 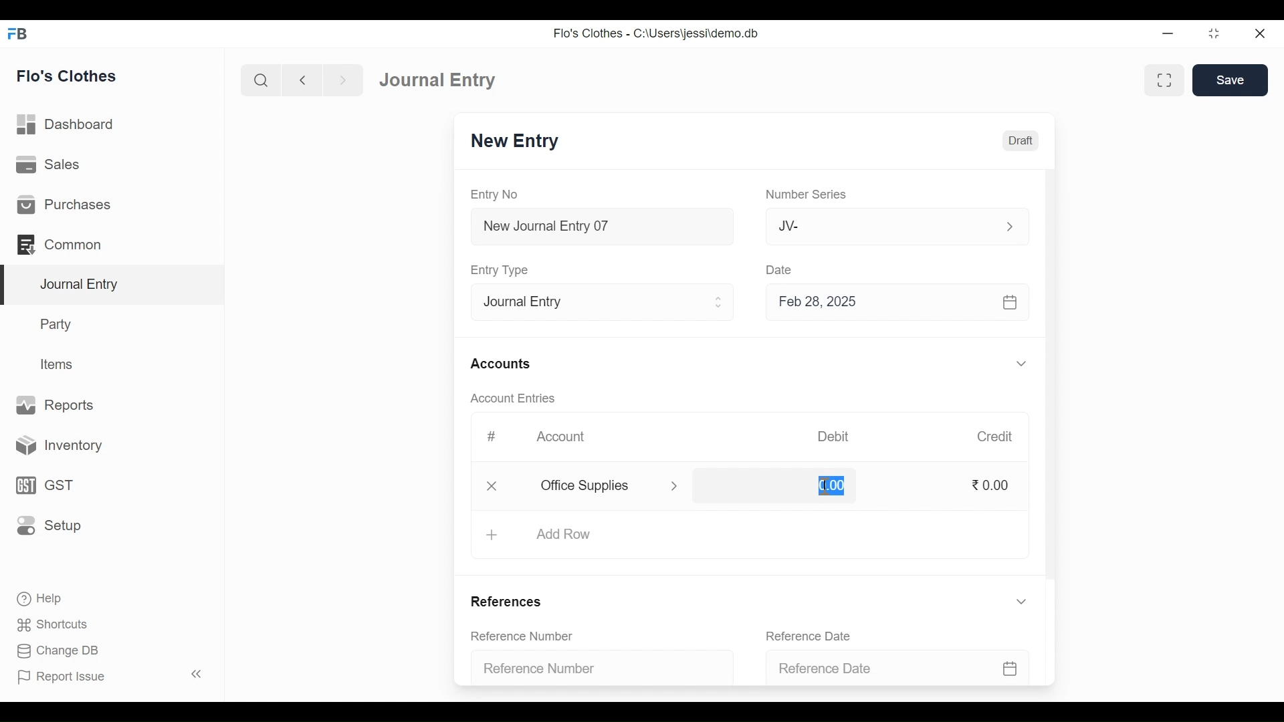 I want to click on Reports, so click(x=56, y=404).